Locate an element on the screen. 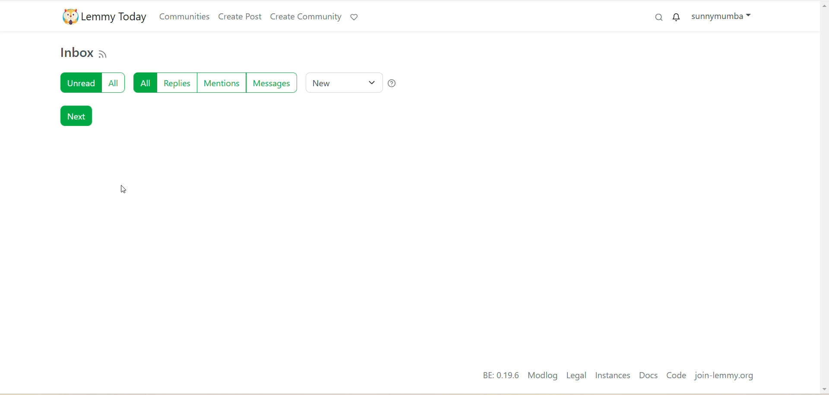 The width and height of the screenshot is (829, 395). create community is located at coordinates (304, 17).